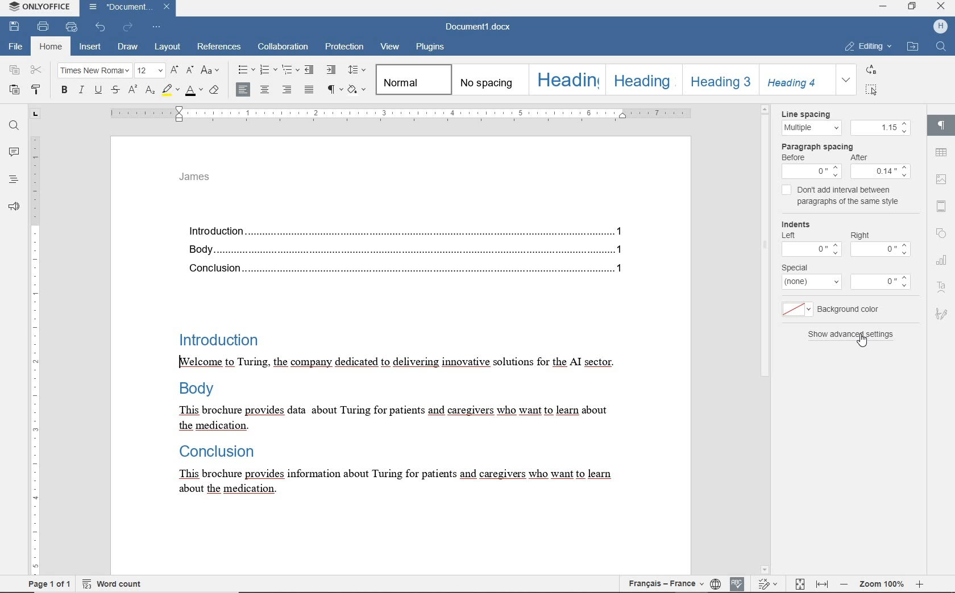 The width and height of the screenshot is (955, 593). I want to click on increase indent, so click(331, 70).